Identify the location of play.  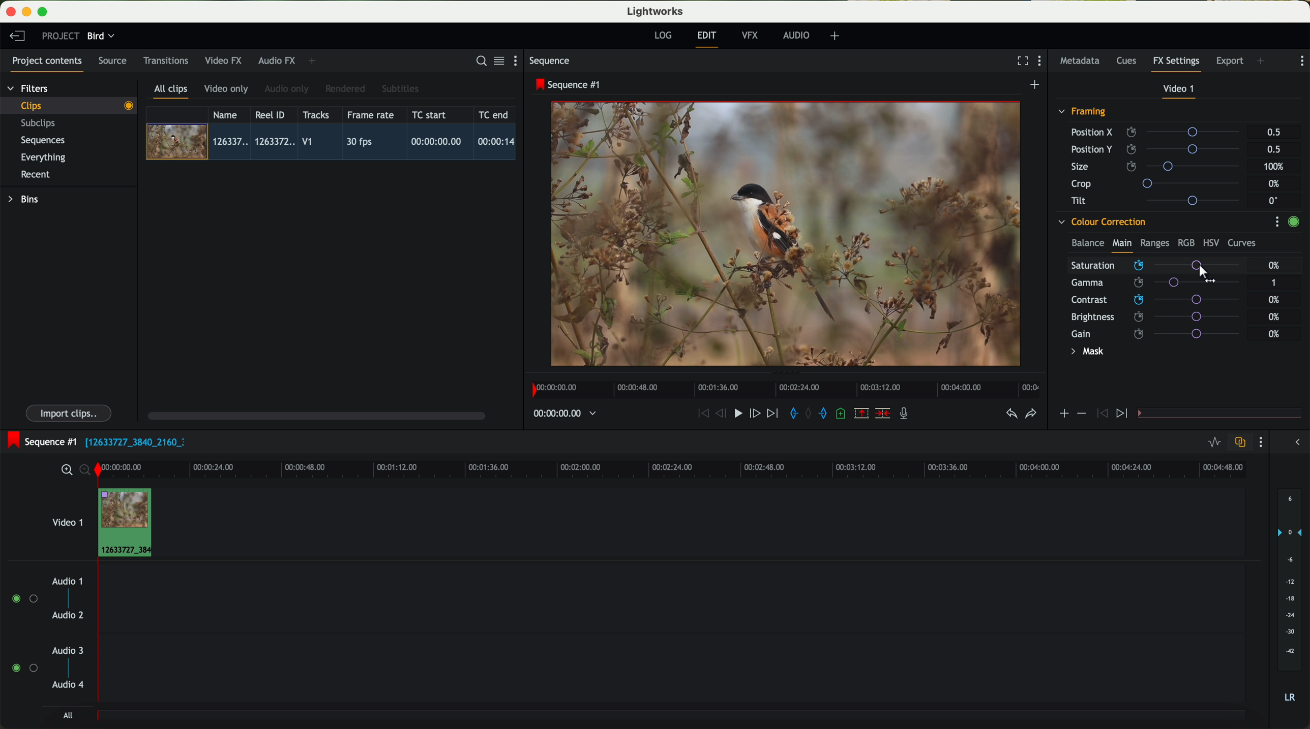
(737, 413).